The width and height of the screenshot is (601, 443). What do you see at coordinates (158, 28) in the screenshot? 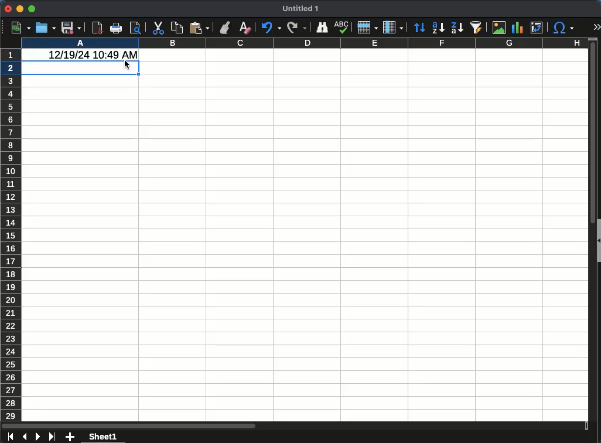
I see `cut` at bounding box center [158, 28].